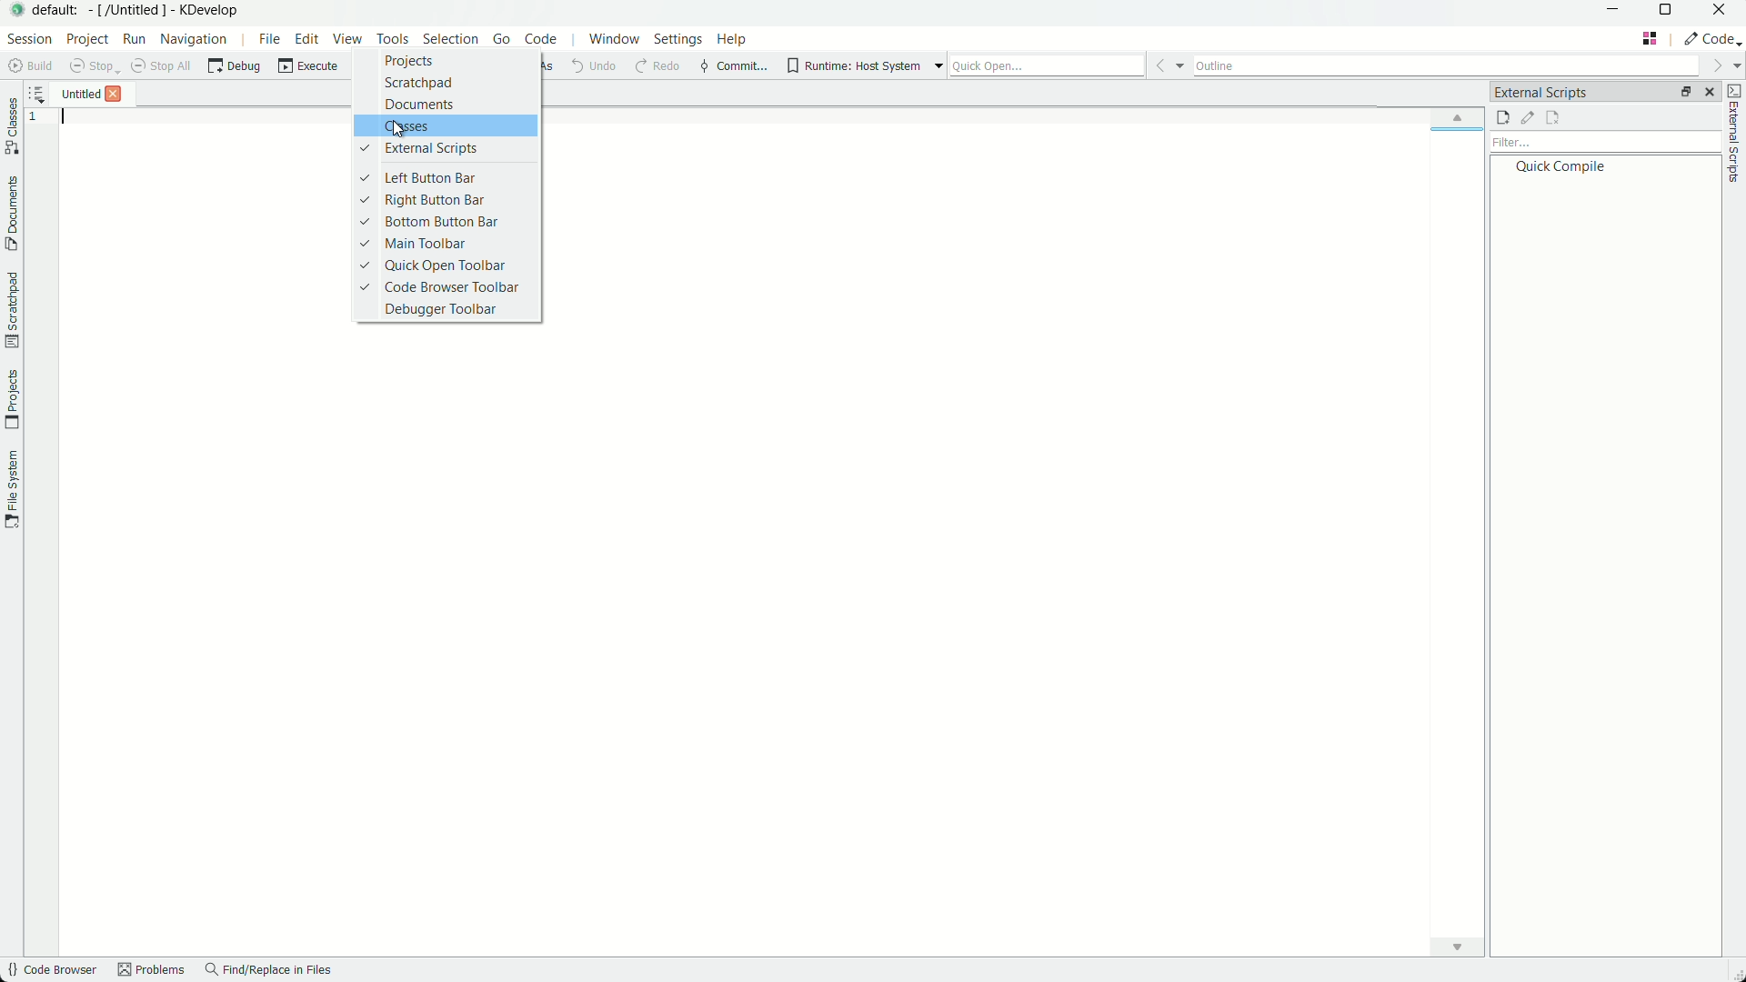 The image size is (1746, 982). Describe the element at coordinates (446, 104) in the screenshot. I see `documents` at that location.